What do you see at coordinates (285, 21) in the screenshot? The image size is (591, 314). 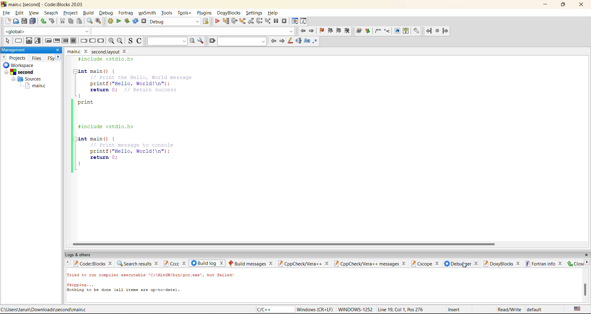 I see `stop debugger` at bounding box center [285, 21].